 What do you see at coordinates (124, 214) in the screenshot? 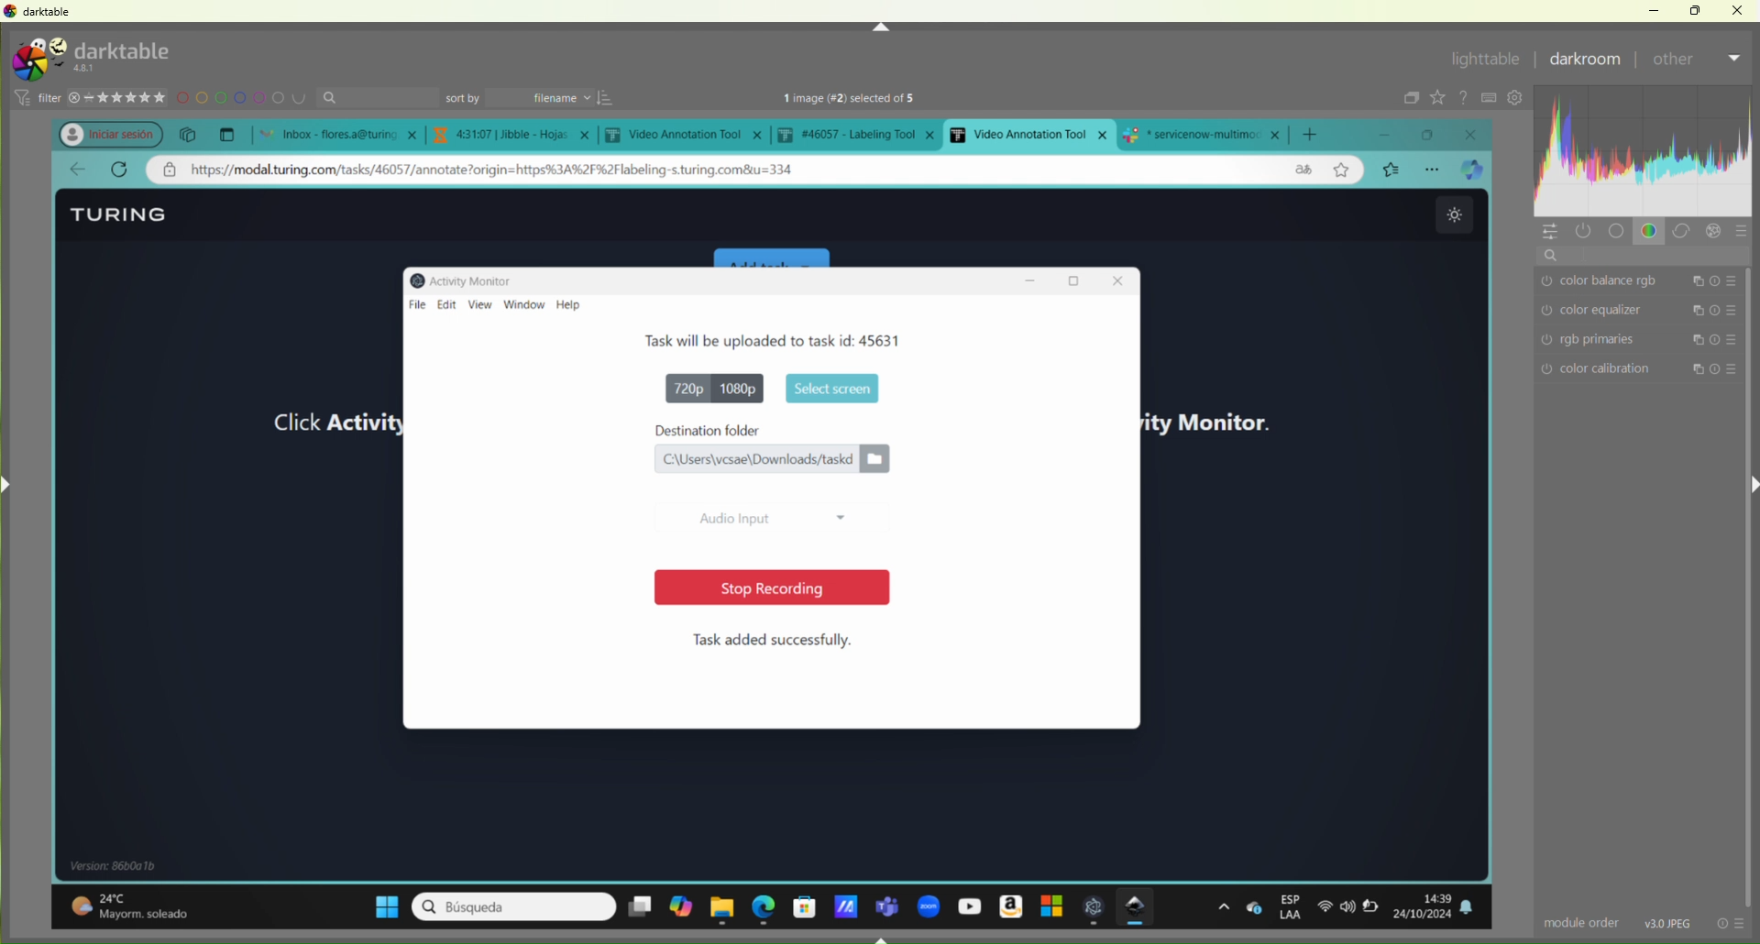
I see `Turing` at bounding box center [124, 214].